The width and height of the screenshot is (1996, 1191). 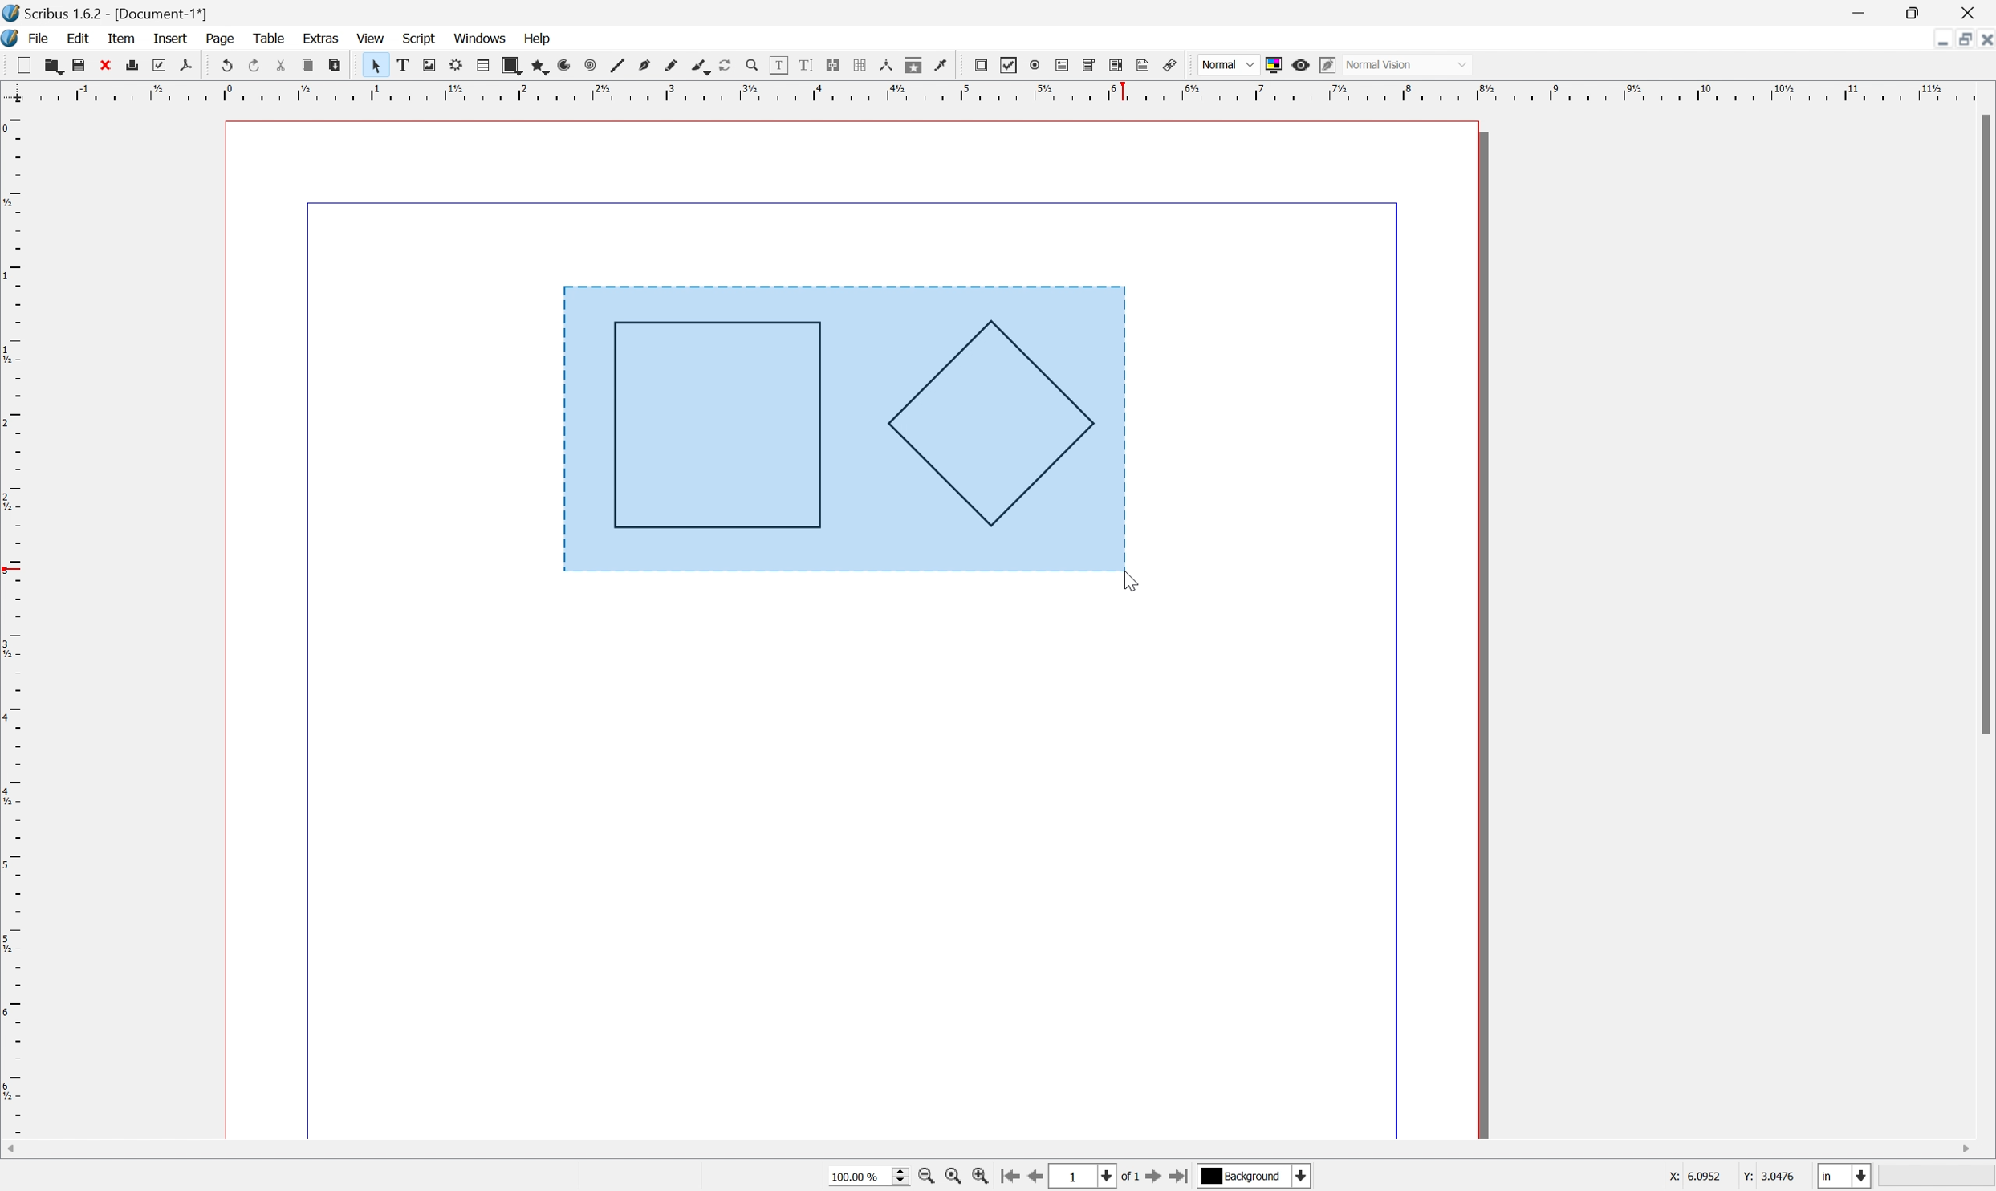 I want to click on pdf checkbox, so click(x=1007, y=65).